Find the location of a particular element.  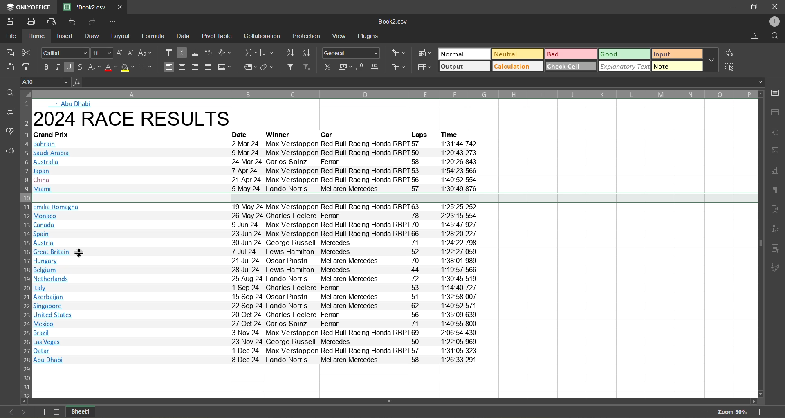

max: 45417 is located at coordinates (637, 412).